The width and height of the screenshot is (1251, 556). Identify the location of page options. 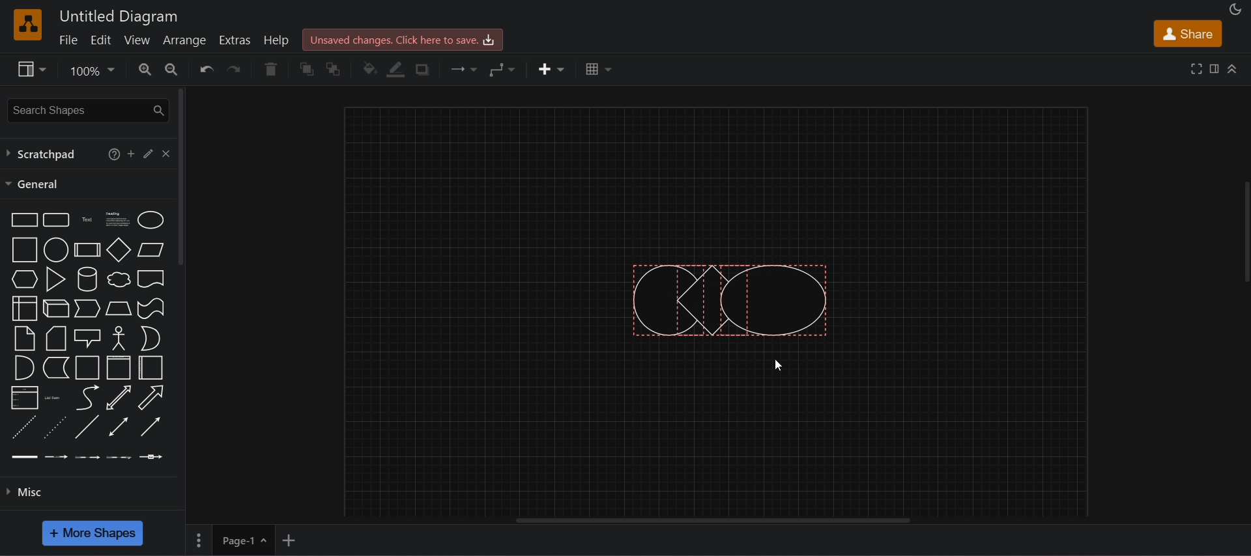
(198, 540).